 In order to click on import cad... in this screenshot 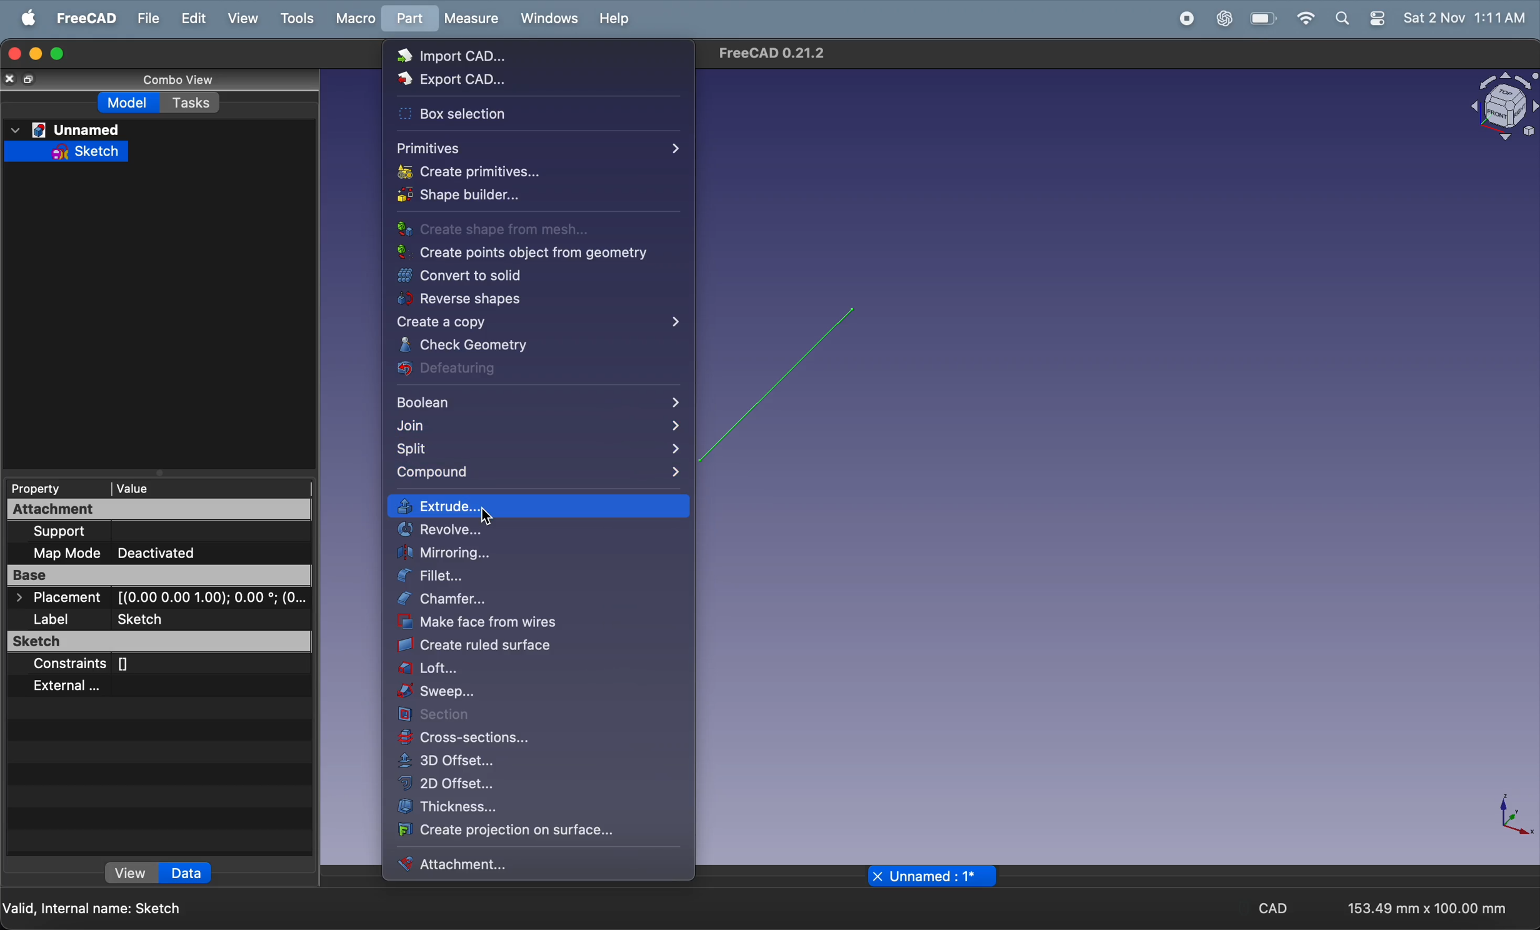, I will do `click(541, 57)`.